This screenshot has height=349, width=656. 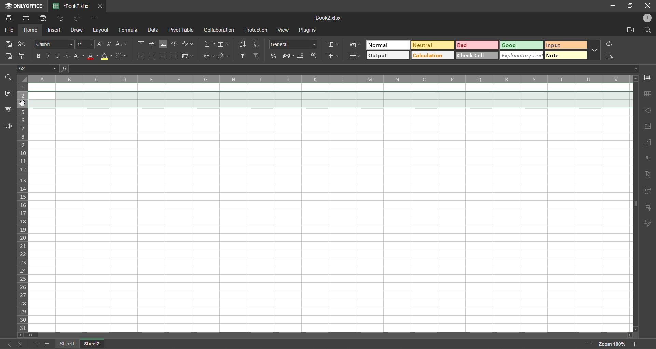 What do you see at coordinates (610, 56) in the screenshot?
I see `select all` at bounding box center [610, 56].